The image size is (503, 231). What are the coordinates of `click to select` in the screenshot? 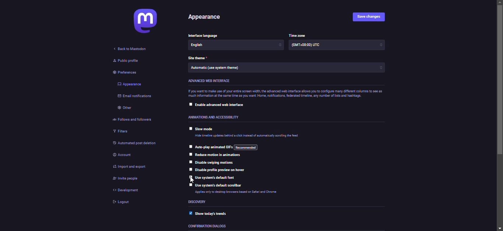 It's located at (191, 185).